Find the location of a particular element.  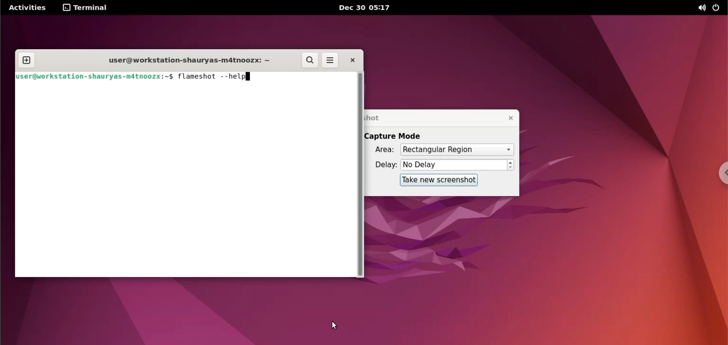

capture mode label is located at coordinates (400, 136).